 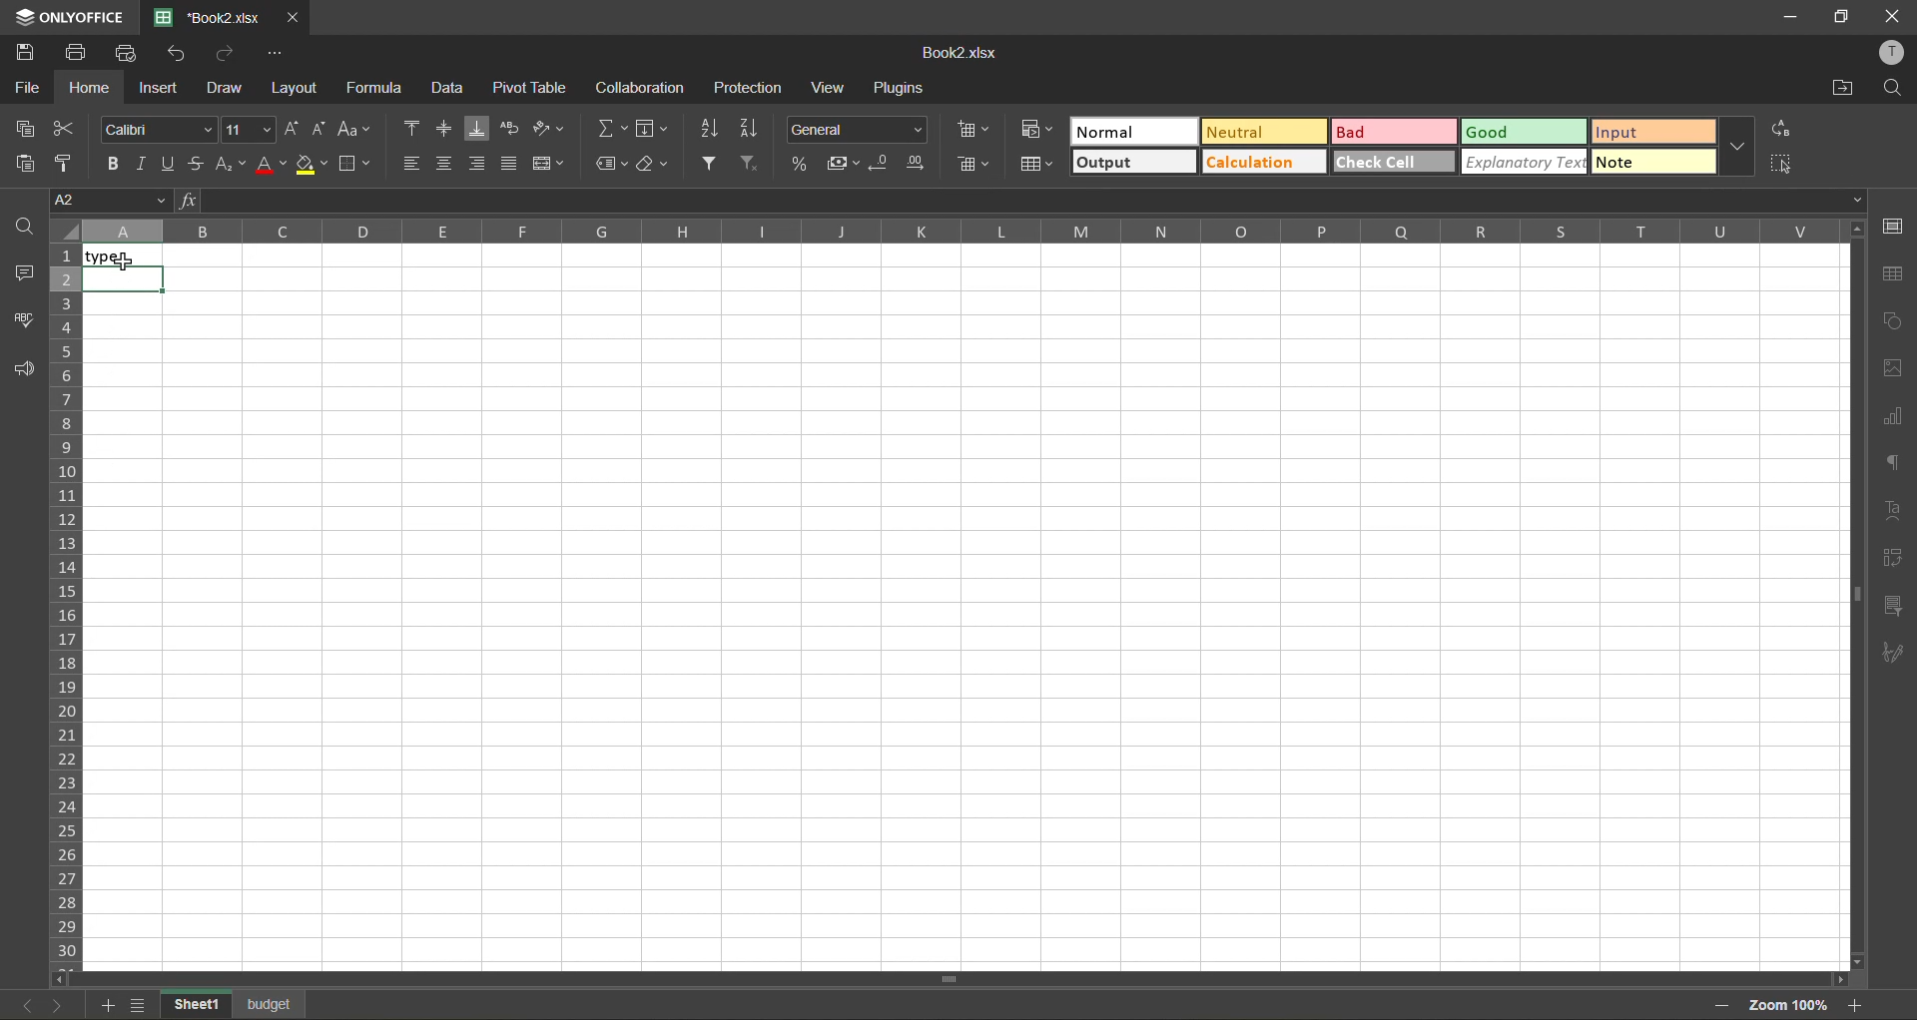 I want to click on copy style, so click(x=71, y=161).